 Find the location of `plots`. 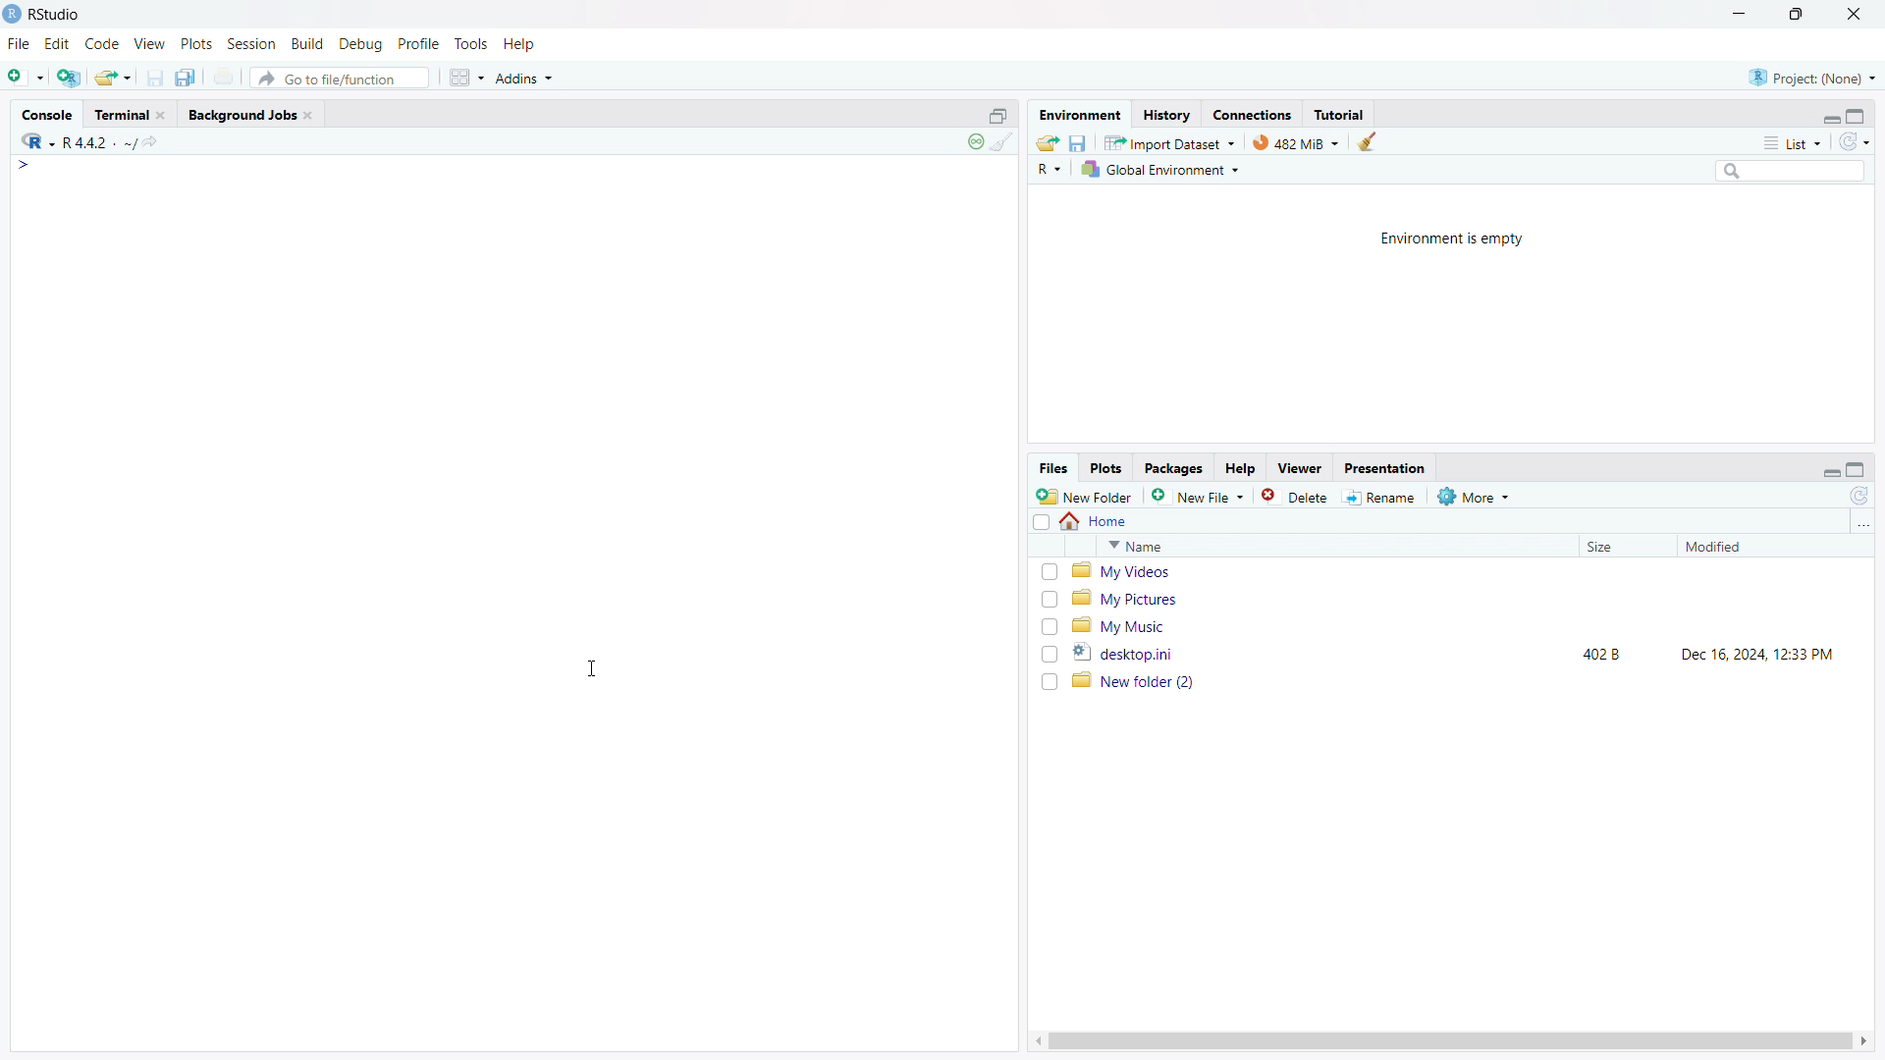

plots is located at coordinates (196, 44).